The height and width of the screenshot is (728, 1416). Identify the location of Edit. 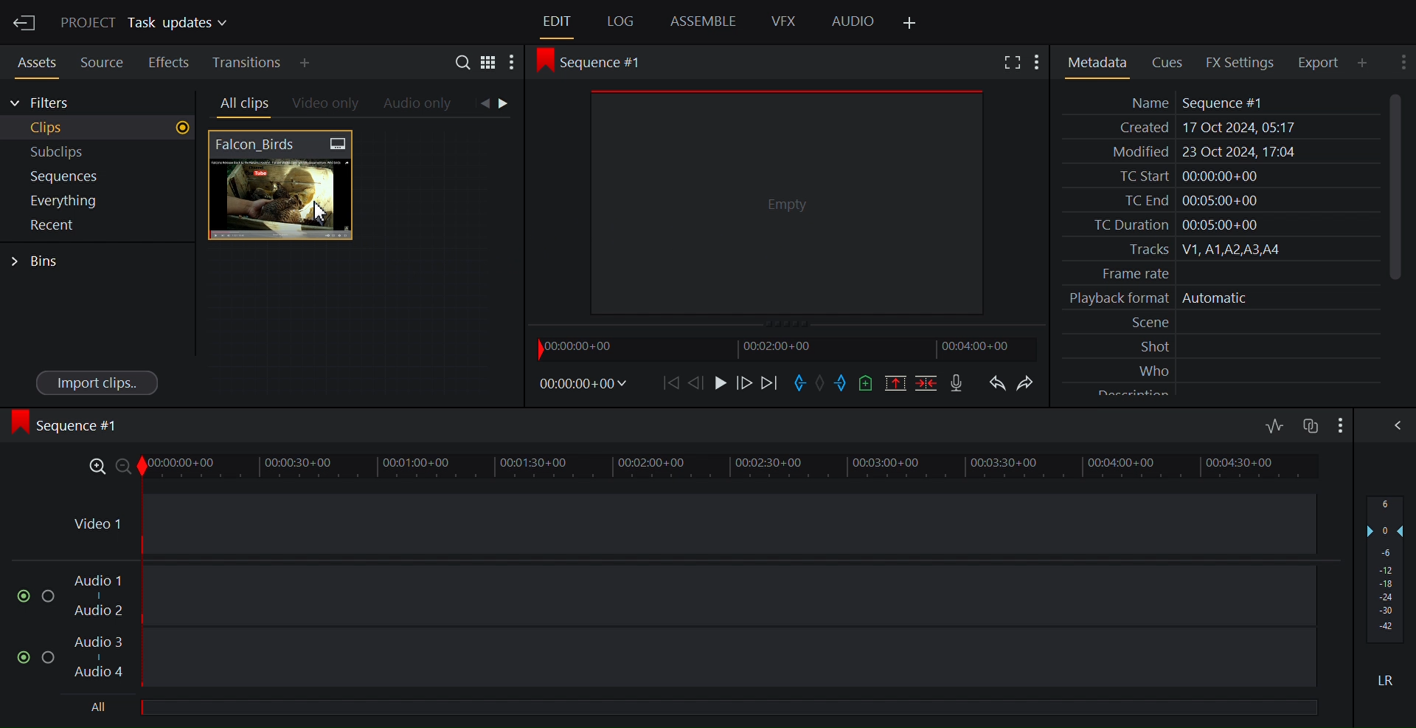
(558, 22).